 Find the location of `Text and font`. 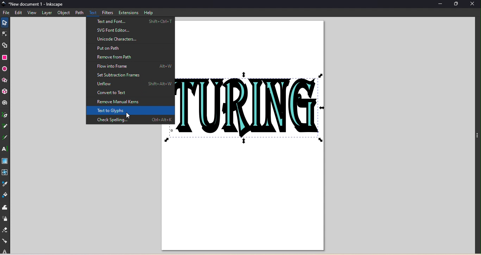

Text and font is located at coordinates (131, 22).